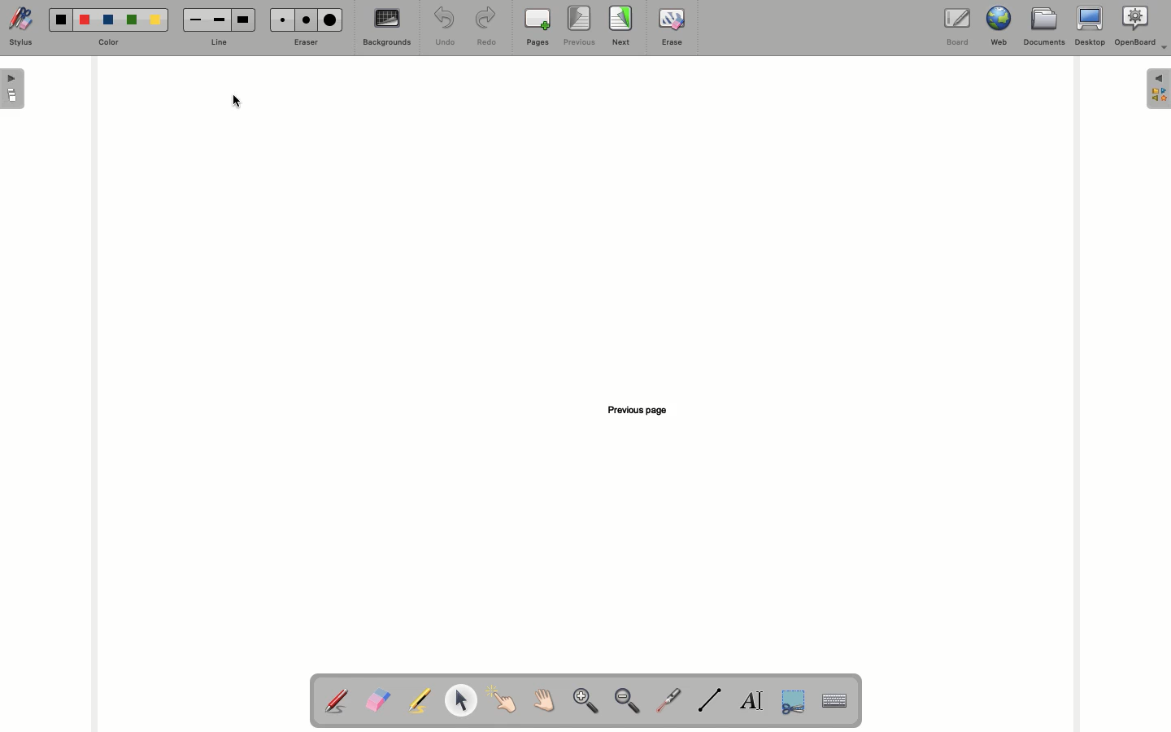  I want to click on Color, so click(108, 43).